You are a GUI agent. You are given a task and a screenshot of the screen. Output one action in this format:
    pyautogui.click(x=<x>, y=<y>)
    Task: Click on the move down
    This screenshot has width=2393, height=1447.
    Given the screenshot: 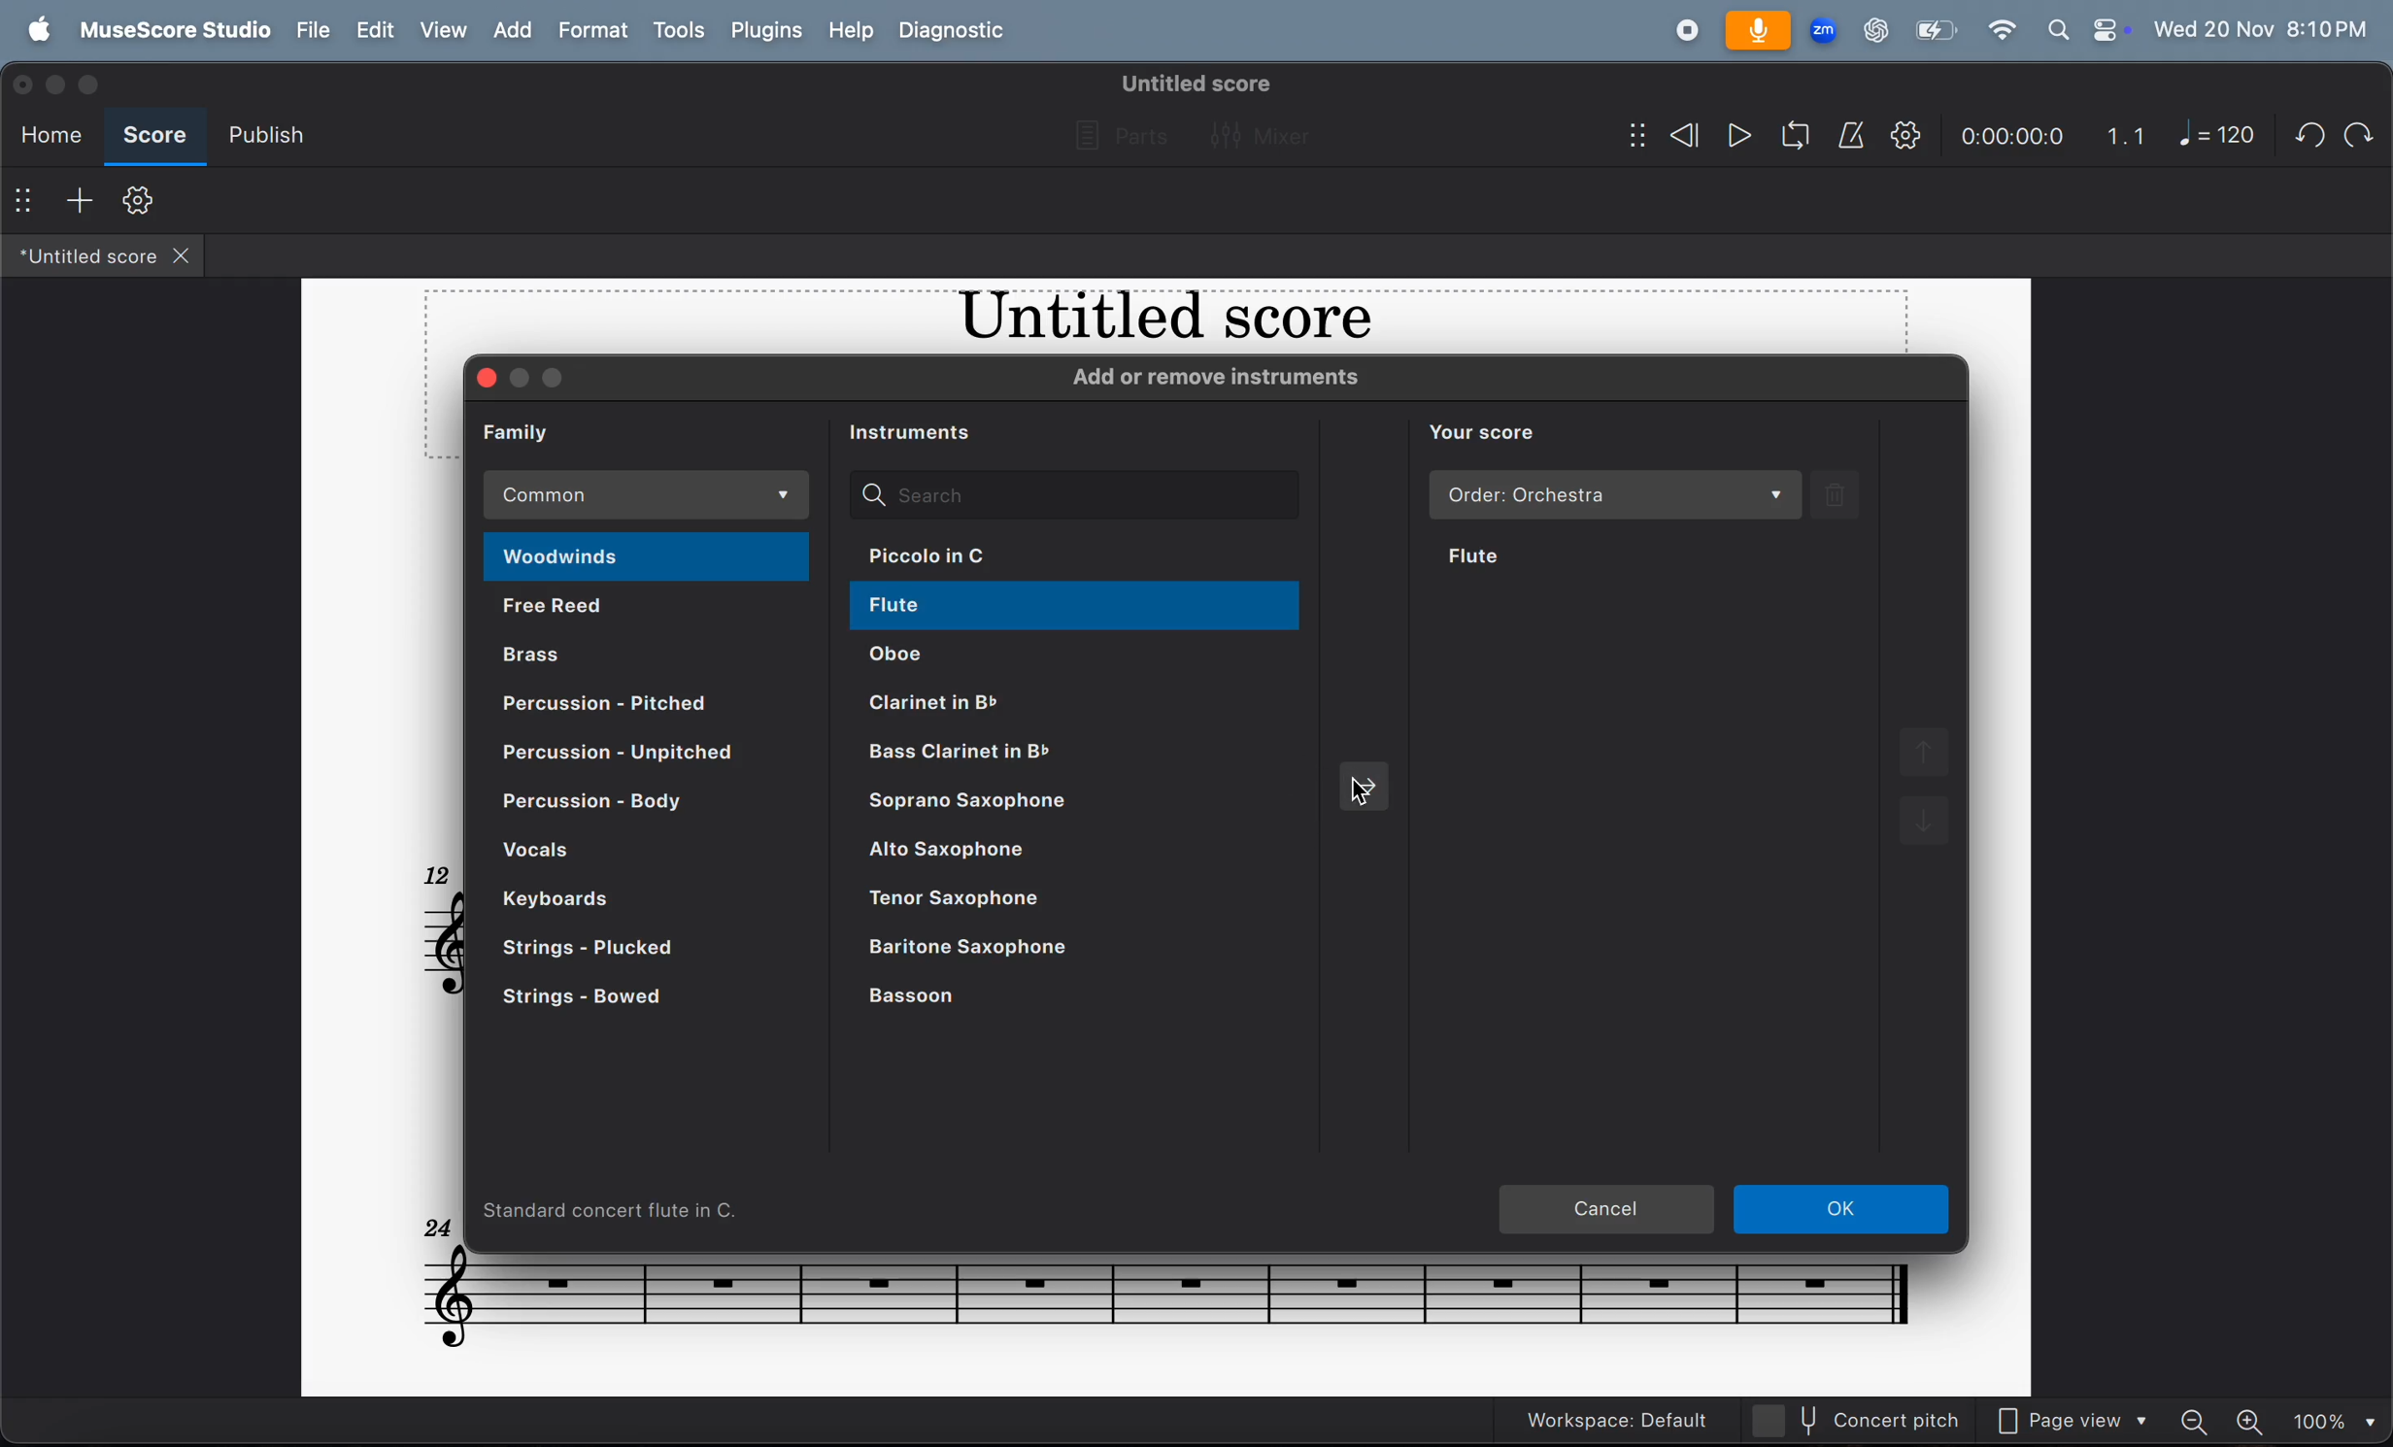 What is the action you would take?
    pyautogui.click(x=1926, y=829)
    